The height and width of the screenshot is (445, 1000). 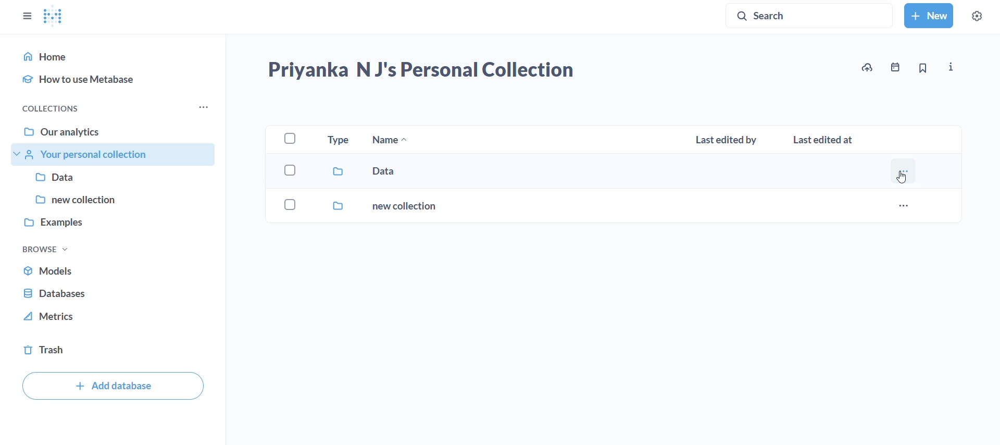 What do you see at coordinates (903, 171) in the screenshot?
I see `more` at bounding box center [903, 171].